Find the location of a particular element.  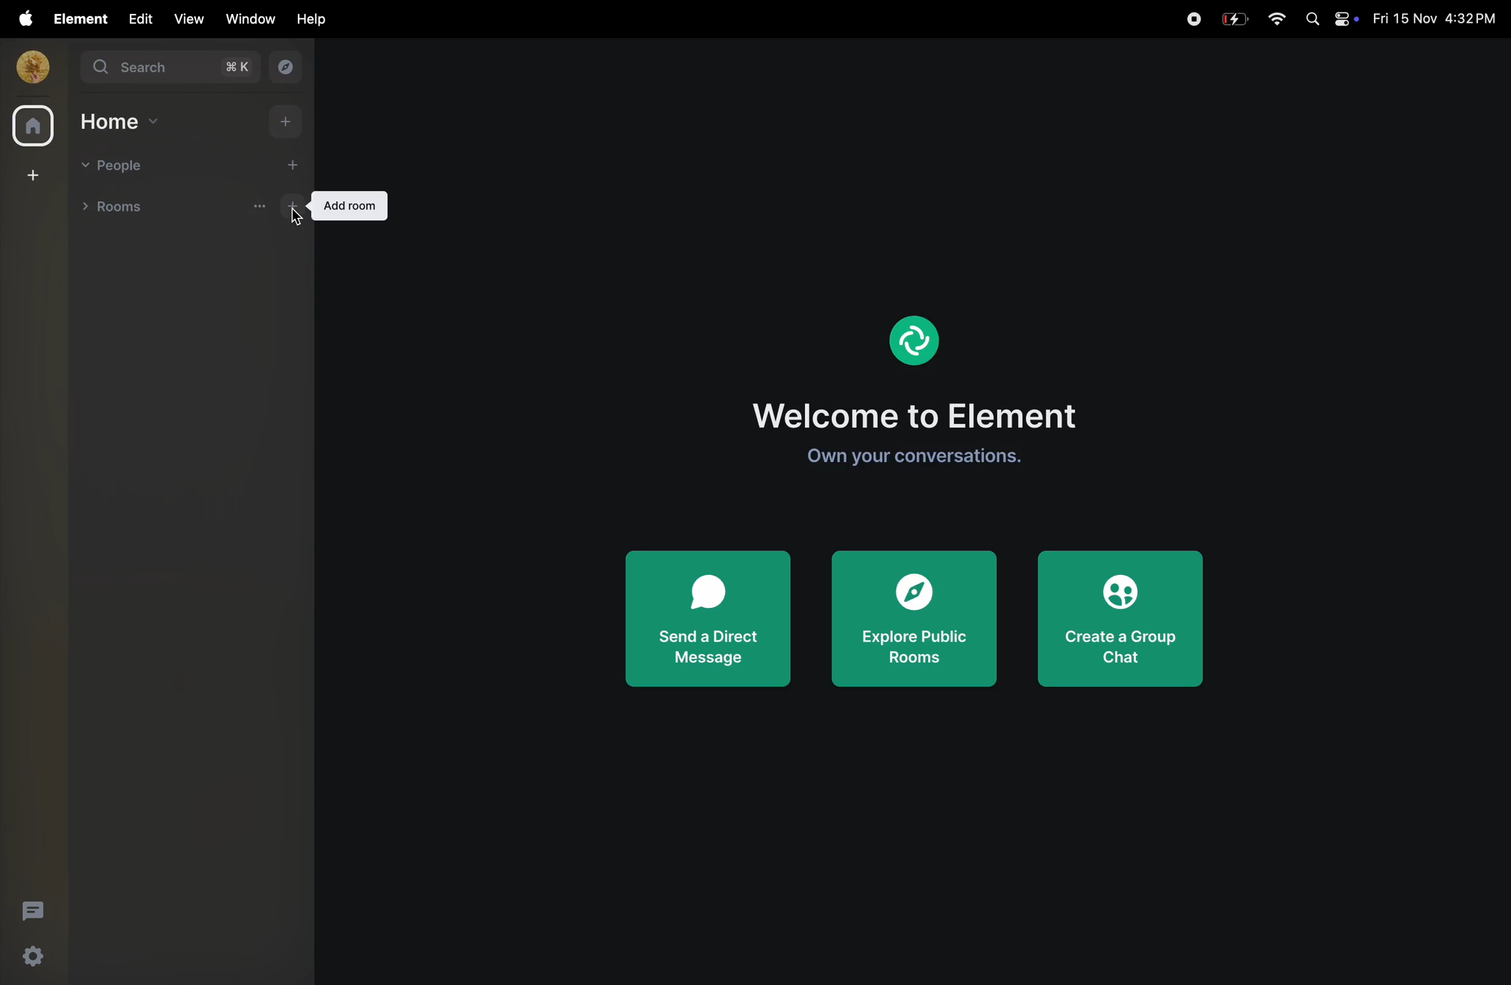

explore public chat rooms is located at coordinates (916, 619).